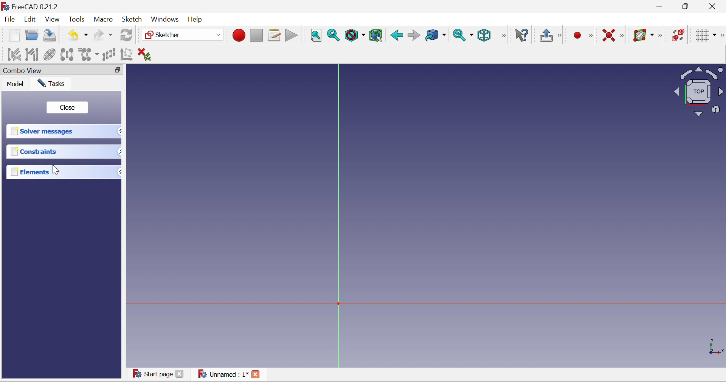 The width and height of the screenshot is (726, 382). What do you see at coordinates (31, 19) in the screenshot?
I see `Edit` at bounding box center [31, 19].